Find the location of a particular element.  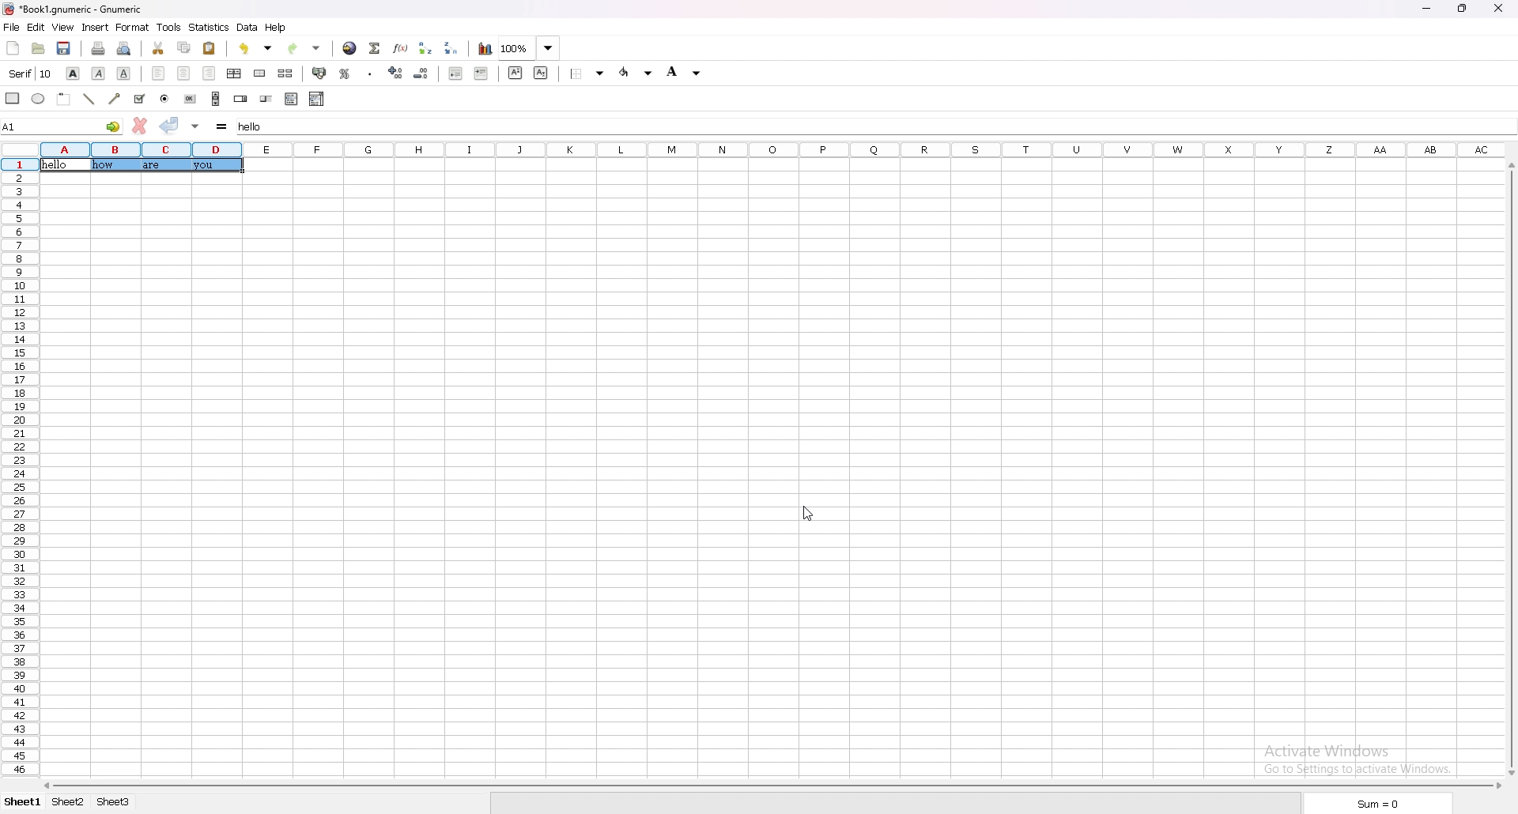

left align is located at coordinates (160, 73).